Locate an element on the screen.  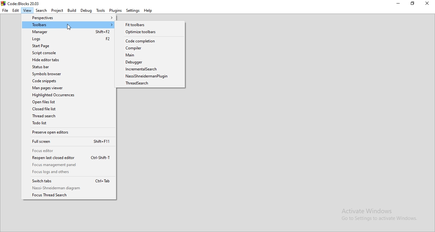
Project  is located at coordinates (57, 11).